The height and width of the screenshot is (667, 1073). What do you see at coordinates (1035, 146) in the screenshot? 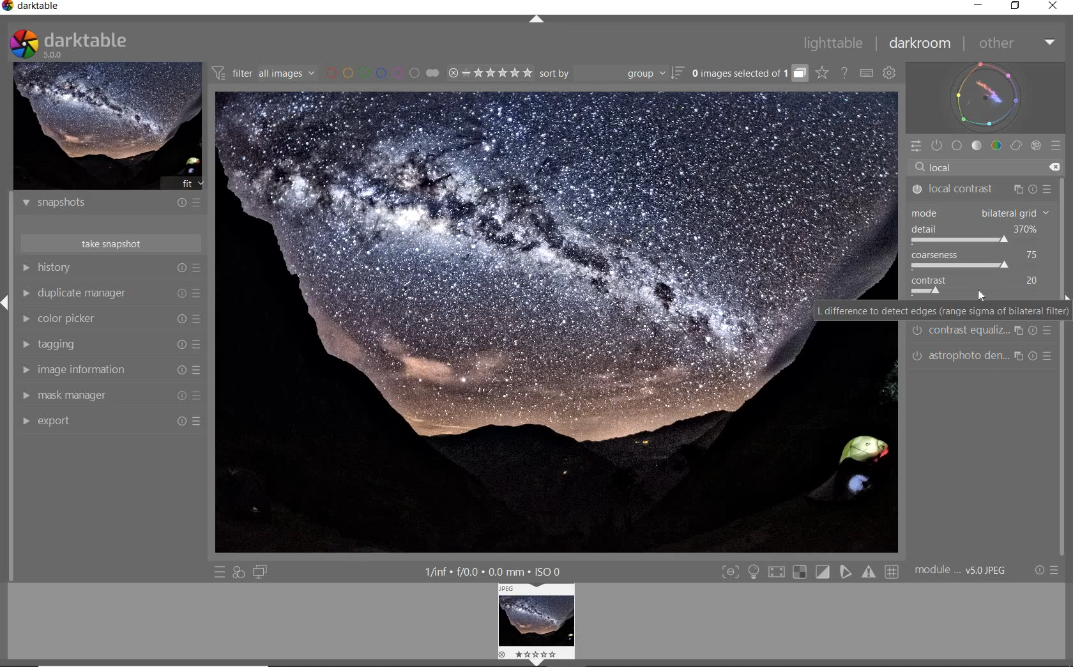
I see `EFFECT` at bounding box center [1035, 146].